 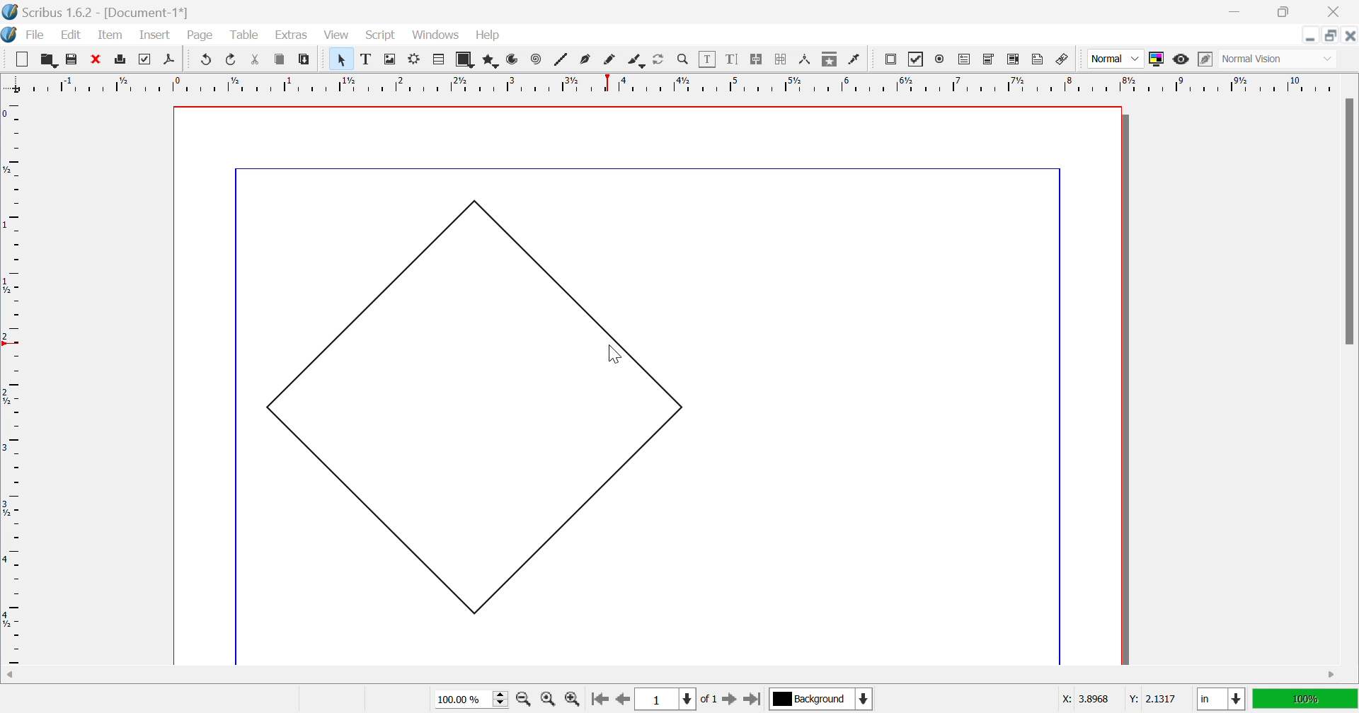 I want to click on Minimize, so click(x=1238, y=12).